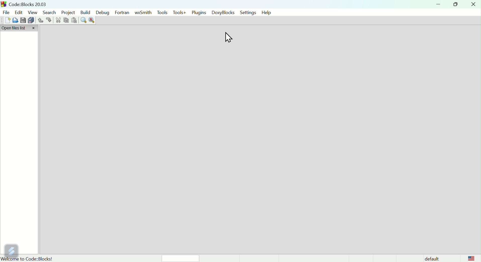 The height and width of the screenshot is (262, 481). I want to click on Find, so click(84, 20).